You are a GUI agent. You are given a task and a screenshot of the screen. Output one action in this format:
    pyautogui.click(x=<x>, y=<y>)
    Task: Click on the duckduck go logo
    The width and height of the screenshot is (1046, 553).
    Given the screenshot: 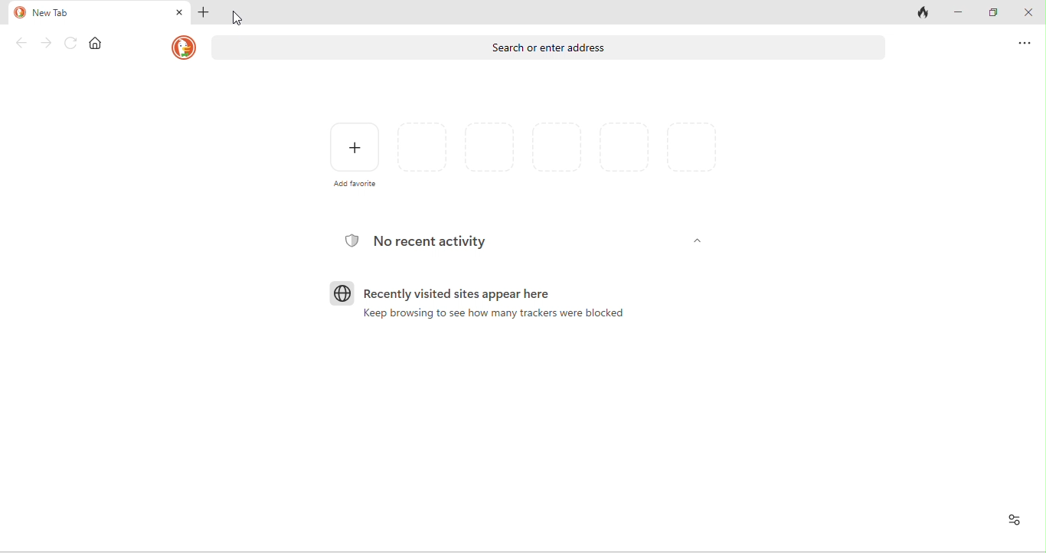 What is the action you would take?
    pyautogui.click(x=183, y=48)
    